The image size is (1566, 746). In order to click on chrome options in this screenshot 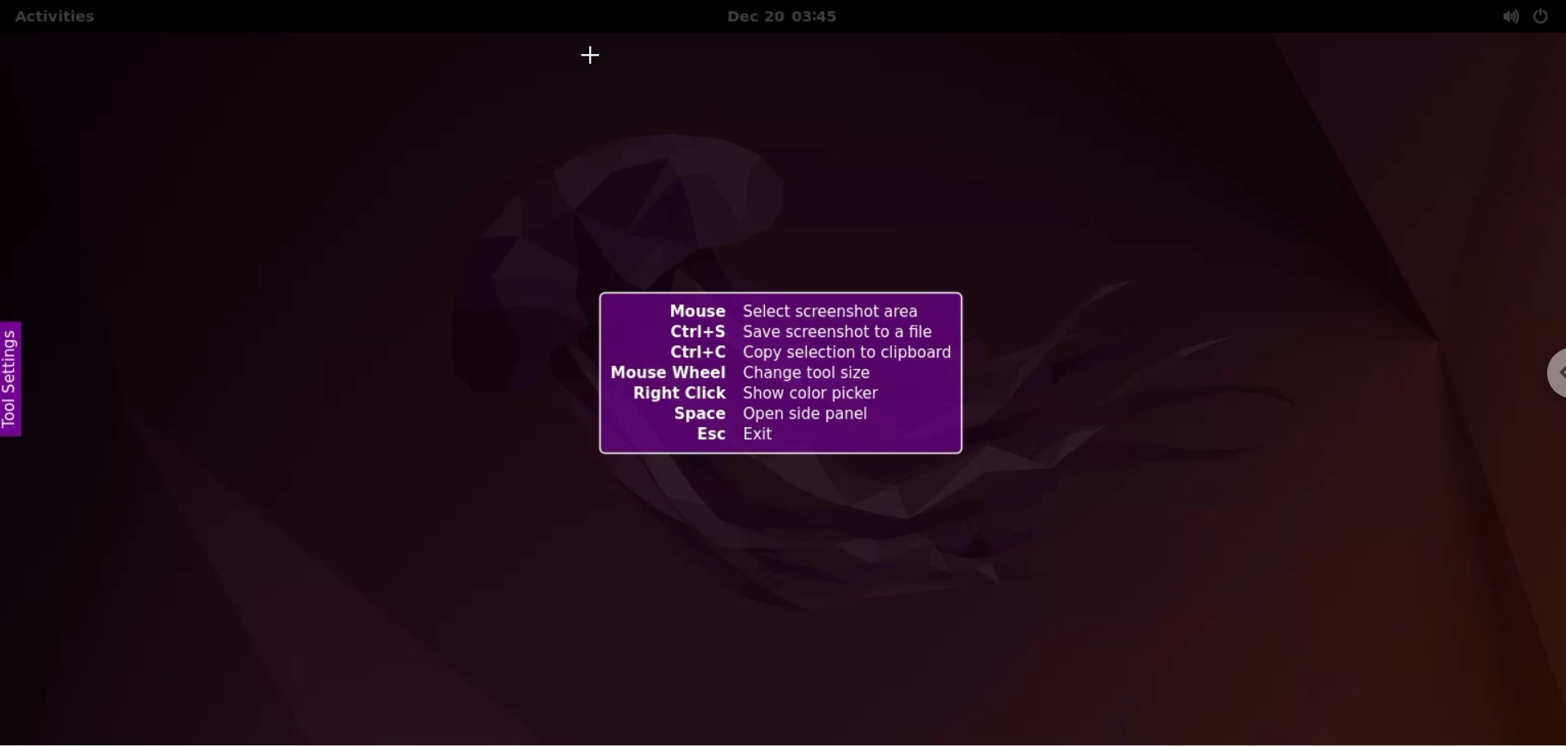, I will do `click(1546, 377)`.